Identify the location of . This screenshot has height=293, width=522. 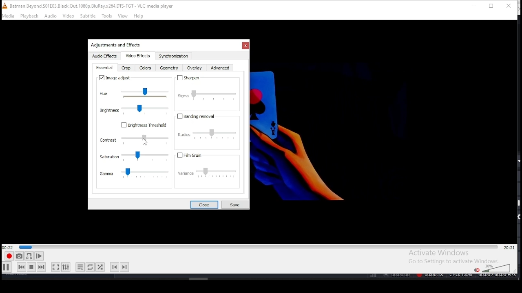
(442, 276).